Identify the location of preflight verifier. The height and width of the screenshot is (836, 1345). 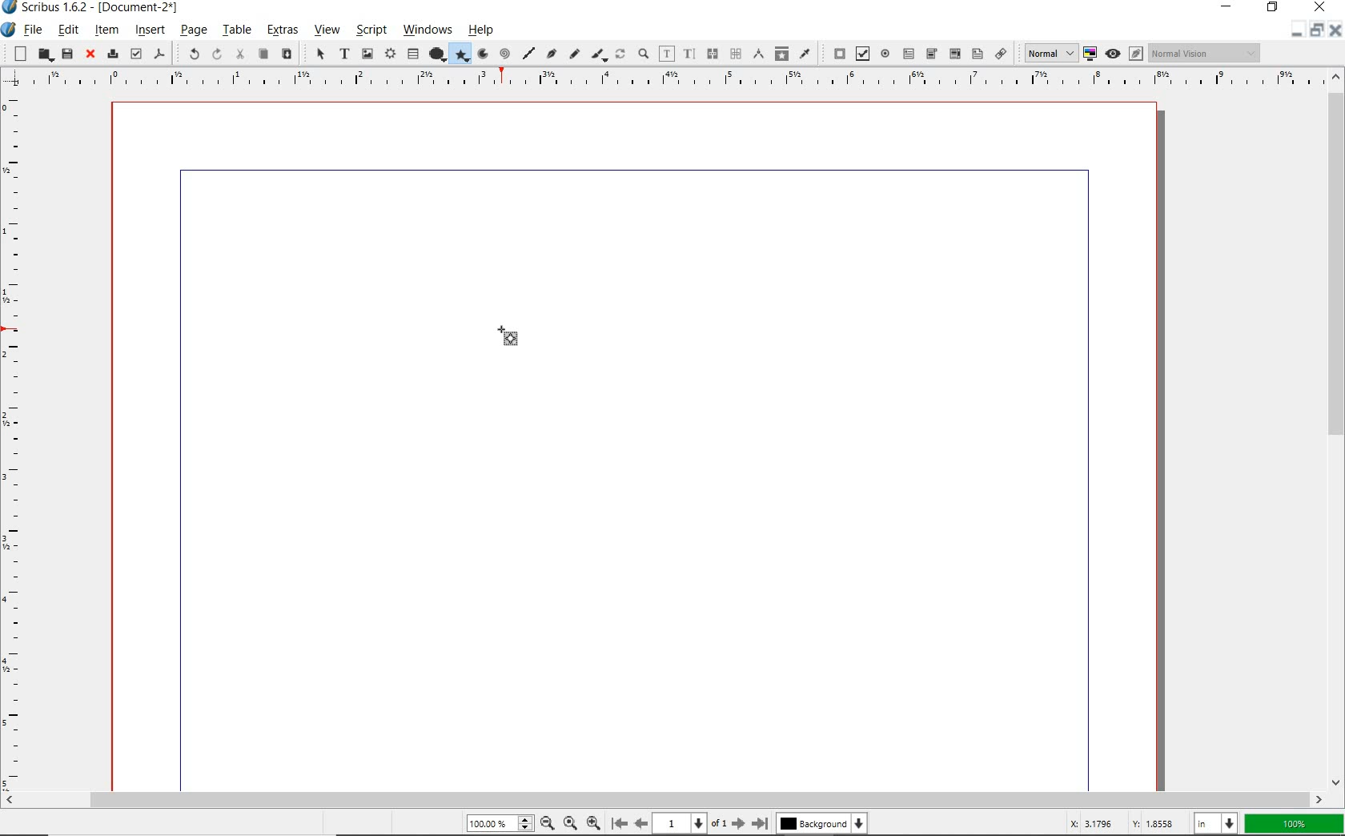
(135, 53).